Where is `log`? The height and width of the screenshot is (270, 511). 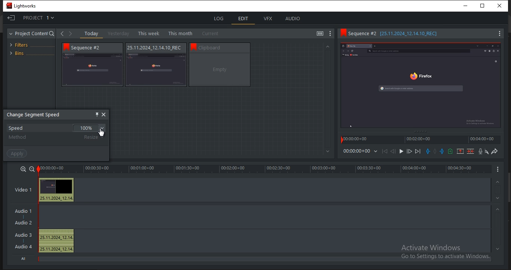
log is located at coordinates (220, 18).